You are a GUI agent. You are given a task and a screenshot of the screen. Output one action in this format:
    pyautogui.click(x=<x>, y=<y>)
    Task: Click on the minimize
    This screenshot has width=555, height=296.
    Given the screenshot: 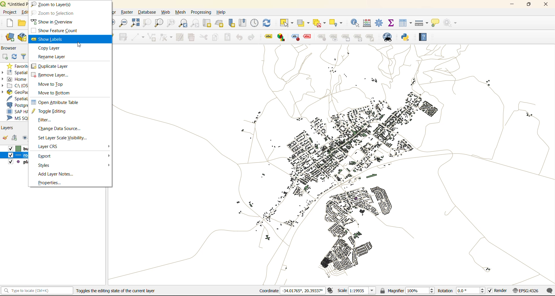 What is the action you would take?
    pyautogui.click(x=512, y=4)
    